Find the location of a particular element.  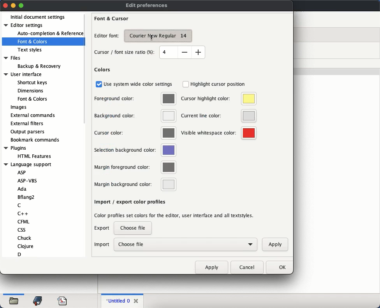

files is located at coordinates (13, 58).